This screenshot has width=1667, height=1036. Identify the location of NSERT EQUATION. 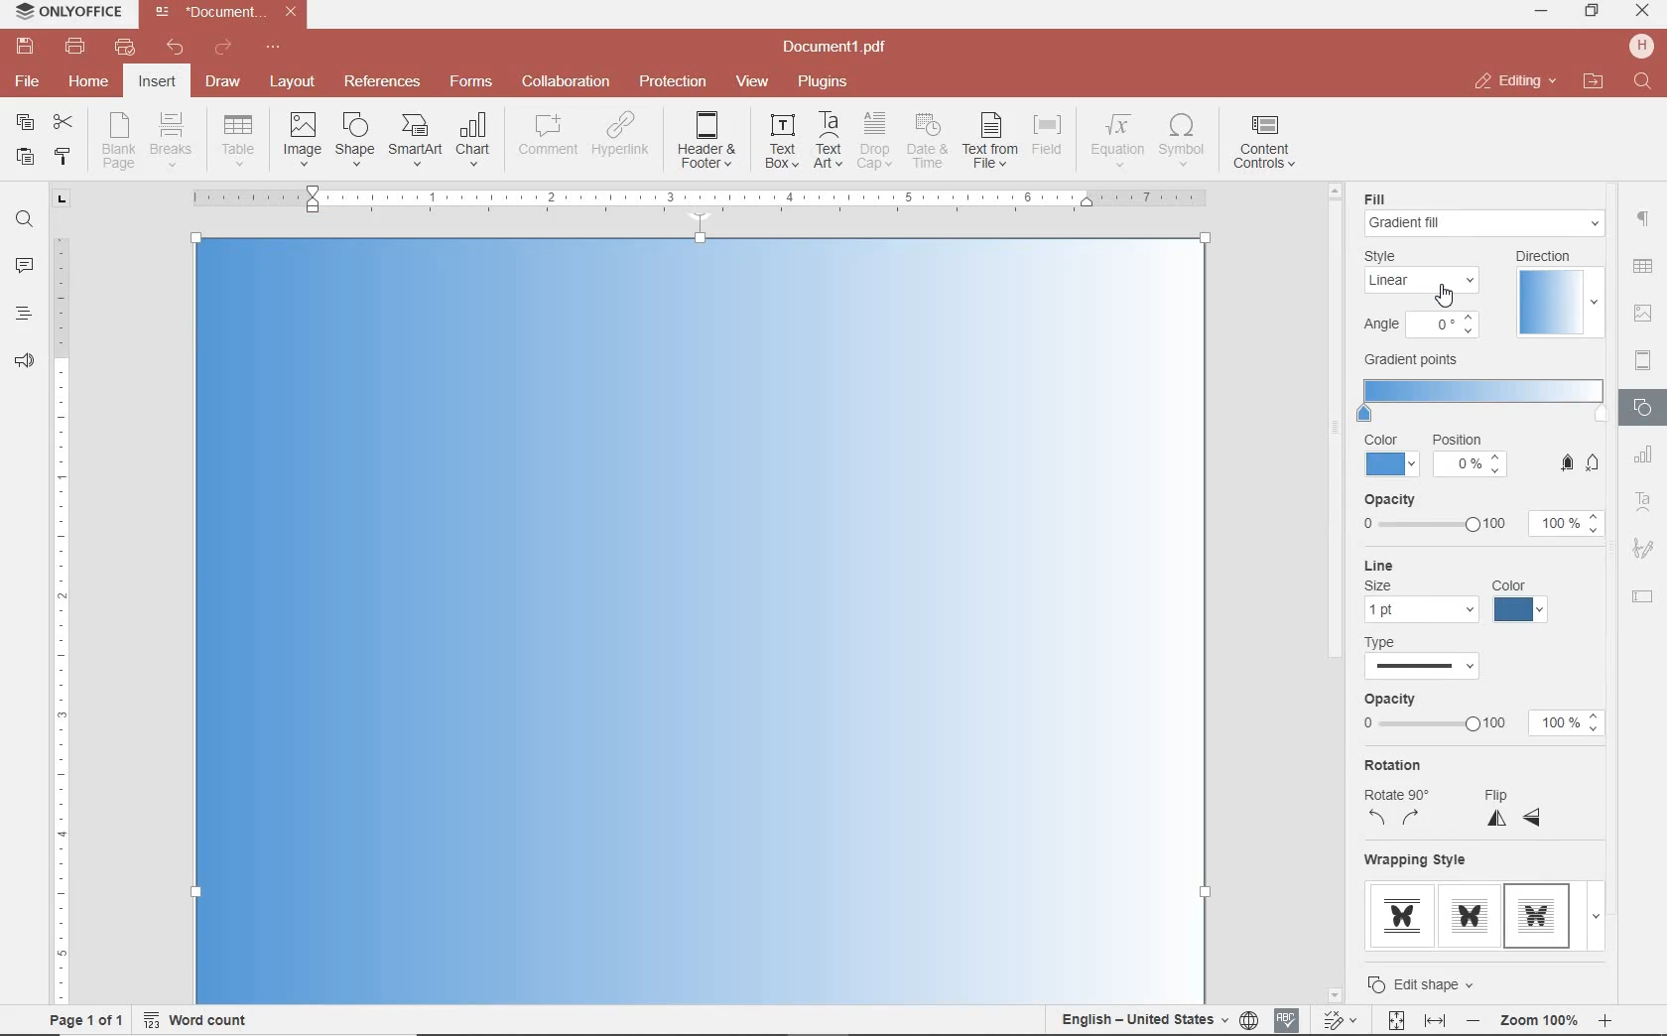
(1115, 139).